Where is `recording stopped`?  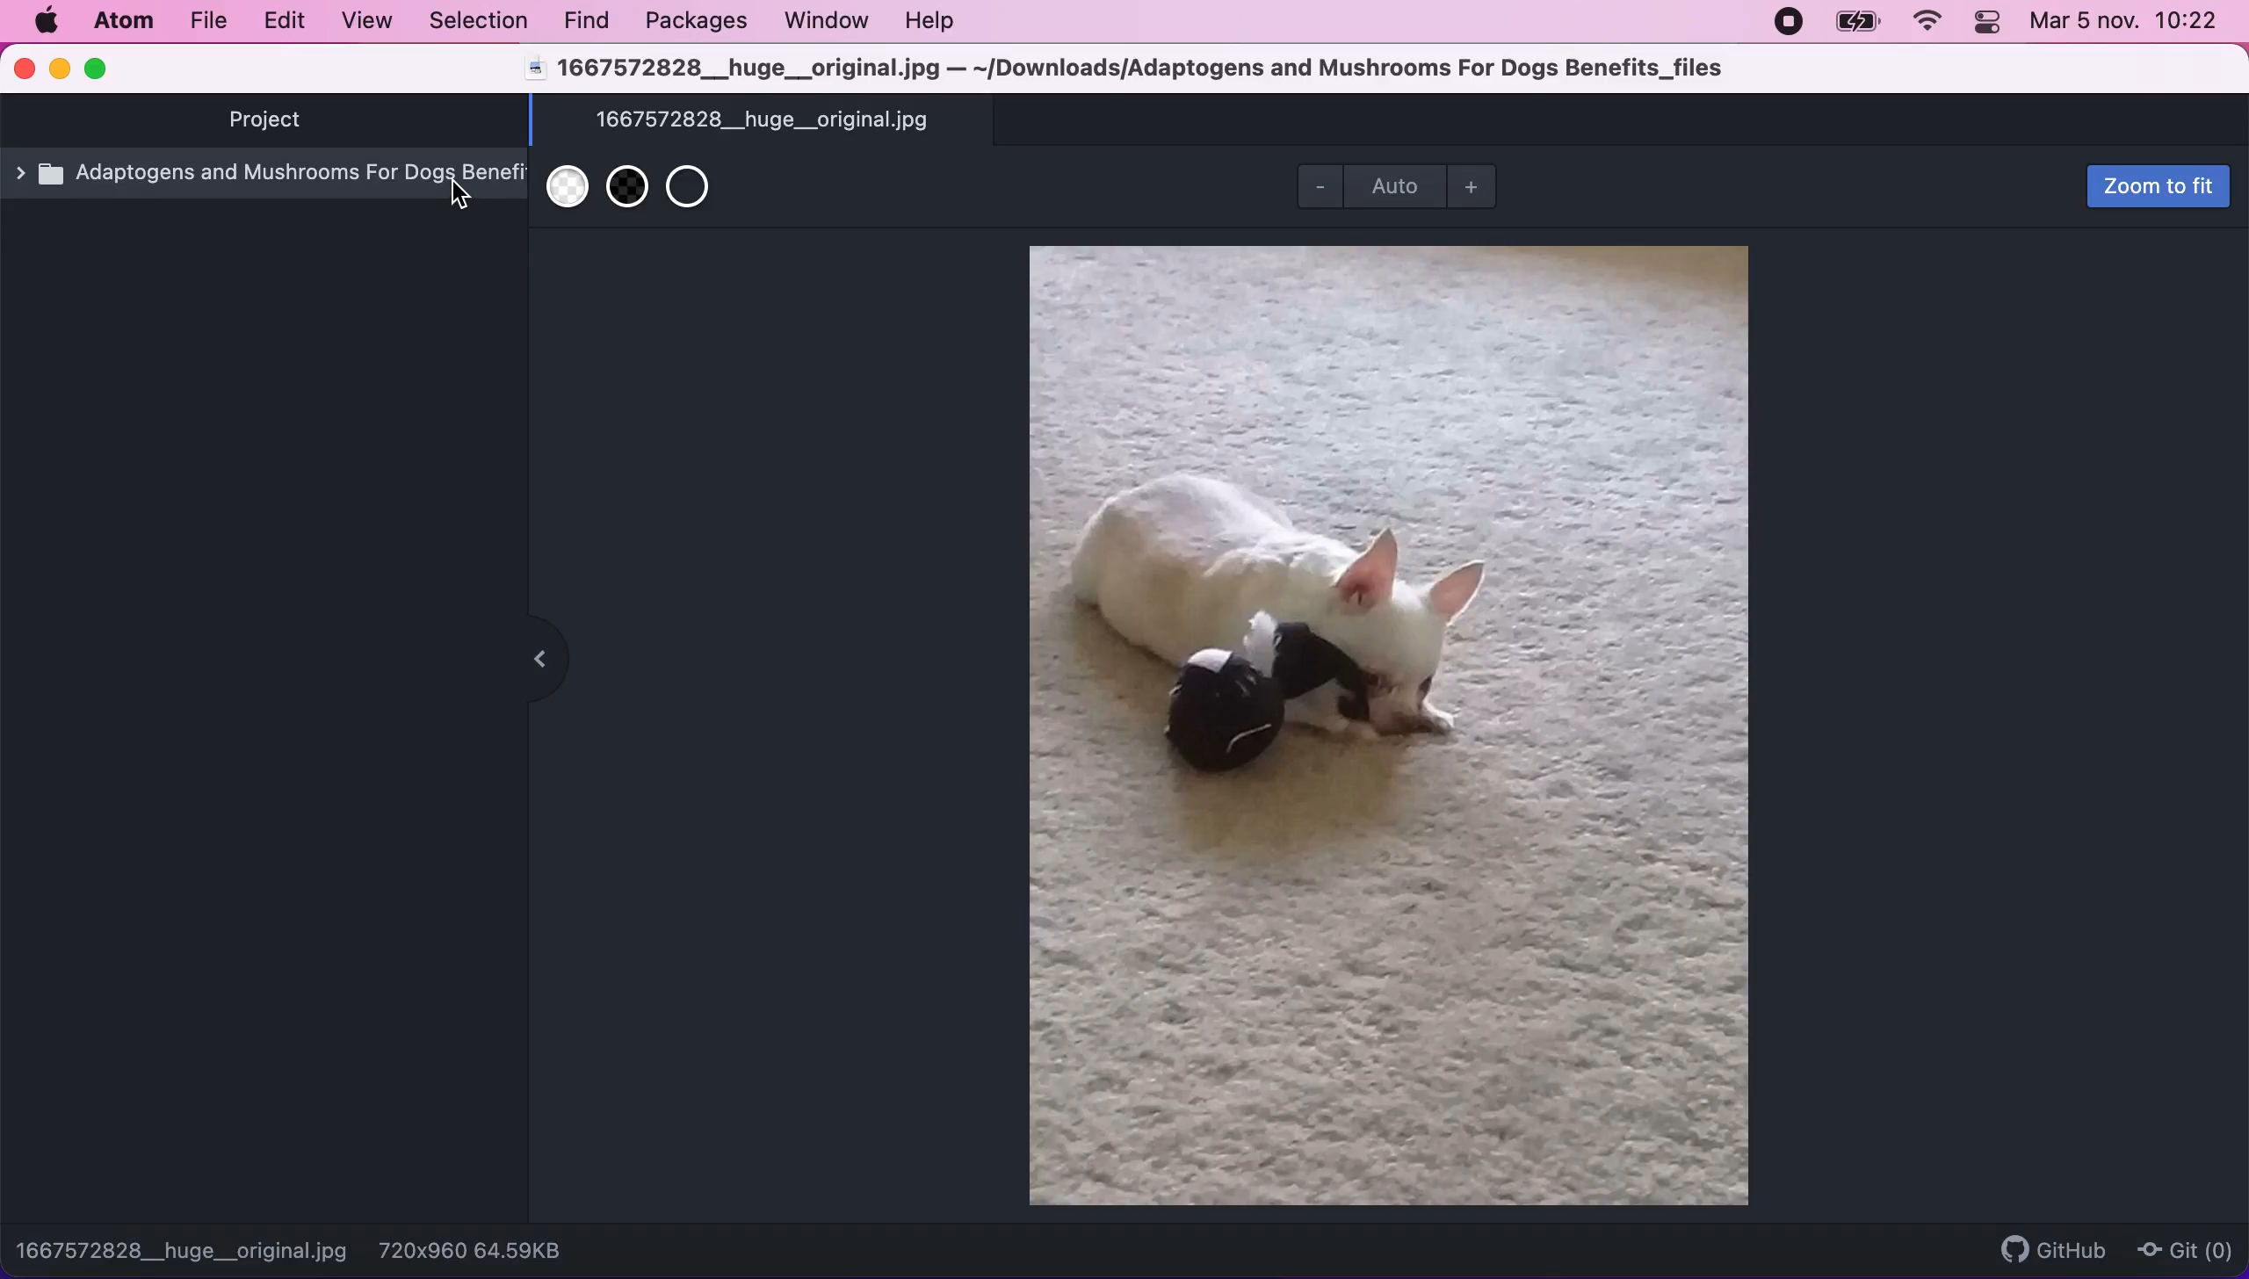 recording stopped is located at coordinates (1790, 23).